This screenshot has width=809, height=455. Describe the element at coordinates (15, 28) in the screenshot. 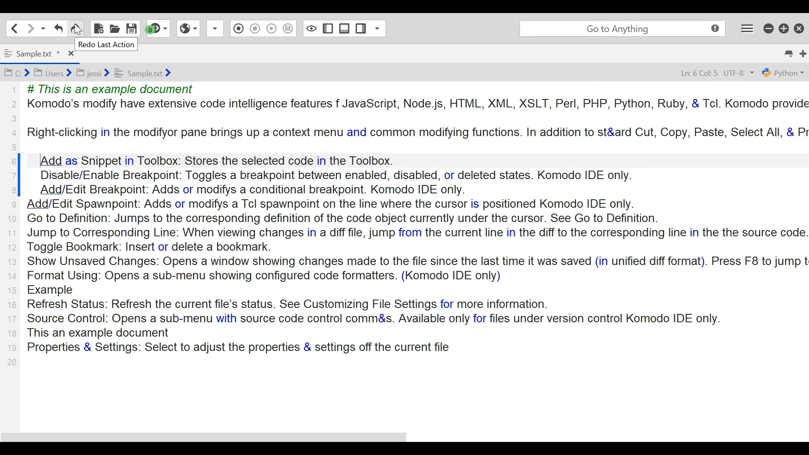

I see `Go back one file location` at that location.